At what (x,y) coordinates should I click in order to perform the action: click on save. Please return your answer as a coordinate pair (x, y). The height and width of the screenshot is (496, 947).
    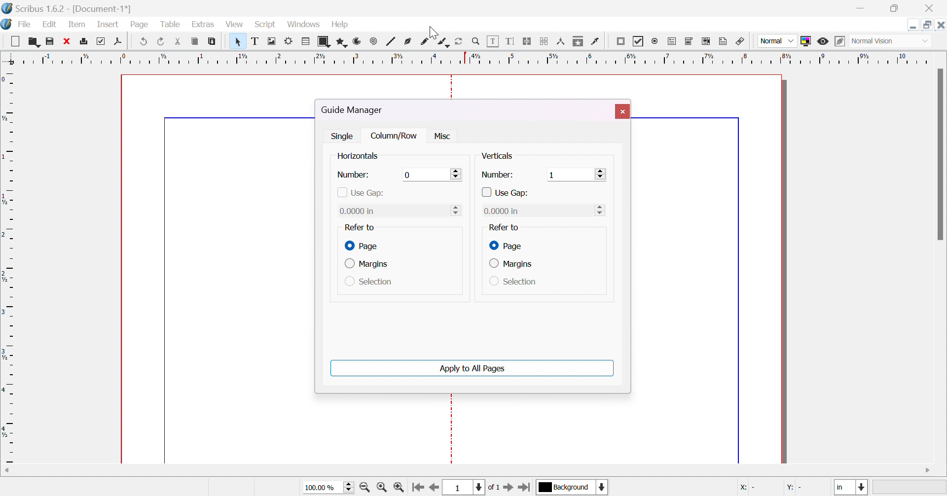
    Looking at the image, I should click on (49, 42).